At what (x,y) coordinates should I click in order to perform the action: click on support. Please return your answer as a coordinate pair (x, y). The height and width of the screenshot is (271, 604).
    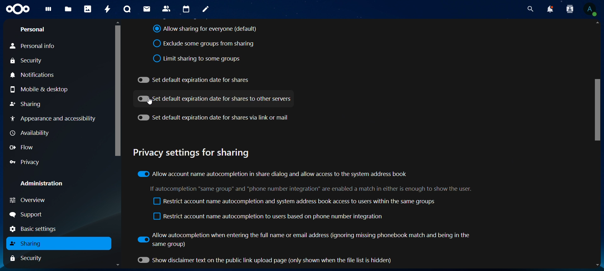
    Looking at the image, I should click on (29, 215).